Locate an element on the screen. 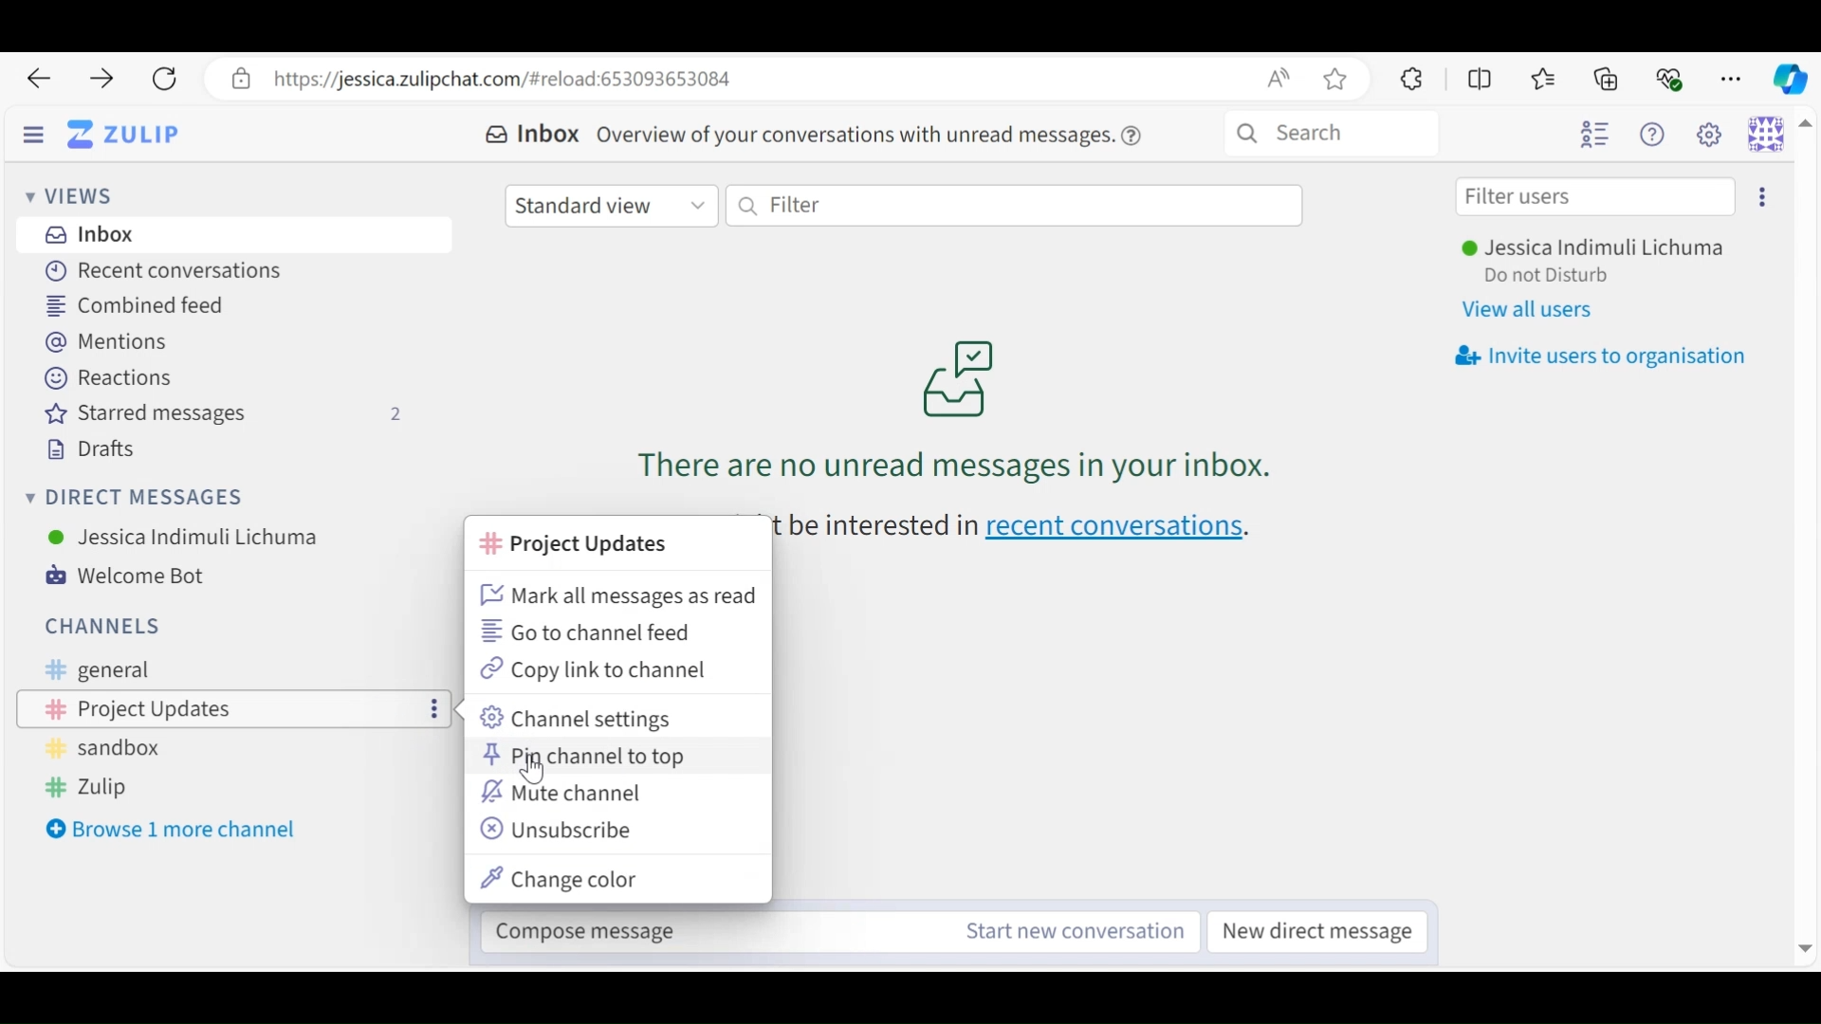 This screenshot has height=1024, width=1821. Channel is located at coordinates (236, 748).